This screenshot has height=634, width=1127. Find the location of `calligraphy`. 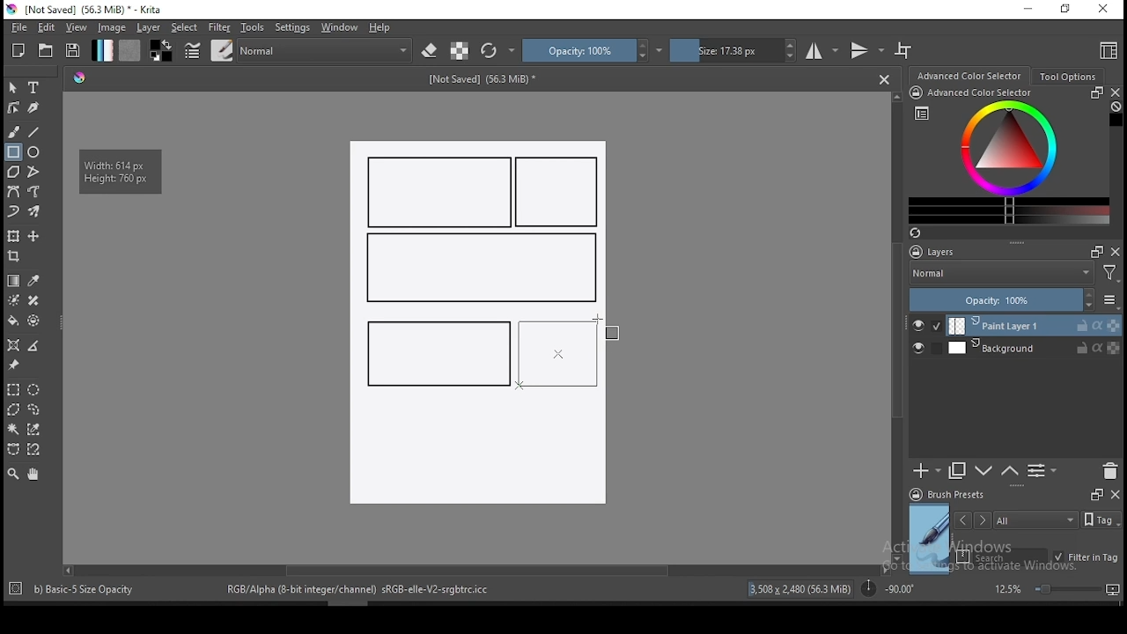

calligraphy is located at coordinates (34, 107).